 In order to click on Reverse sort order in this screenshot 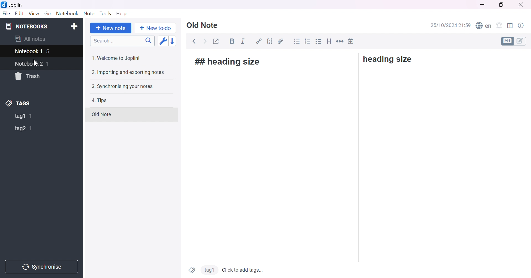, I will do `click(174, 41)`.